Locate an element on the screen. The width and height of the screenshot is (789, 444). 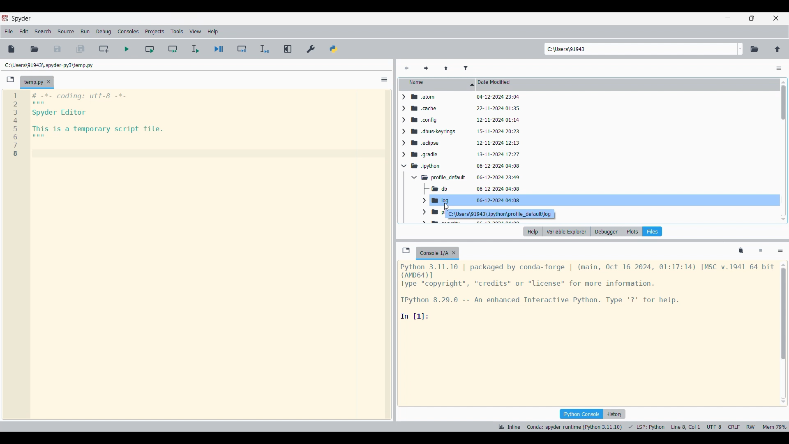
Tools menu is located at coordinates (177, 31).